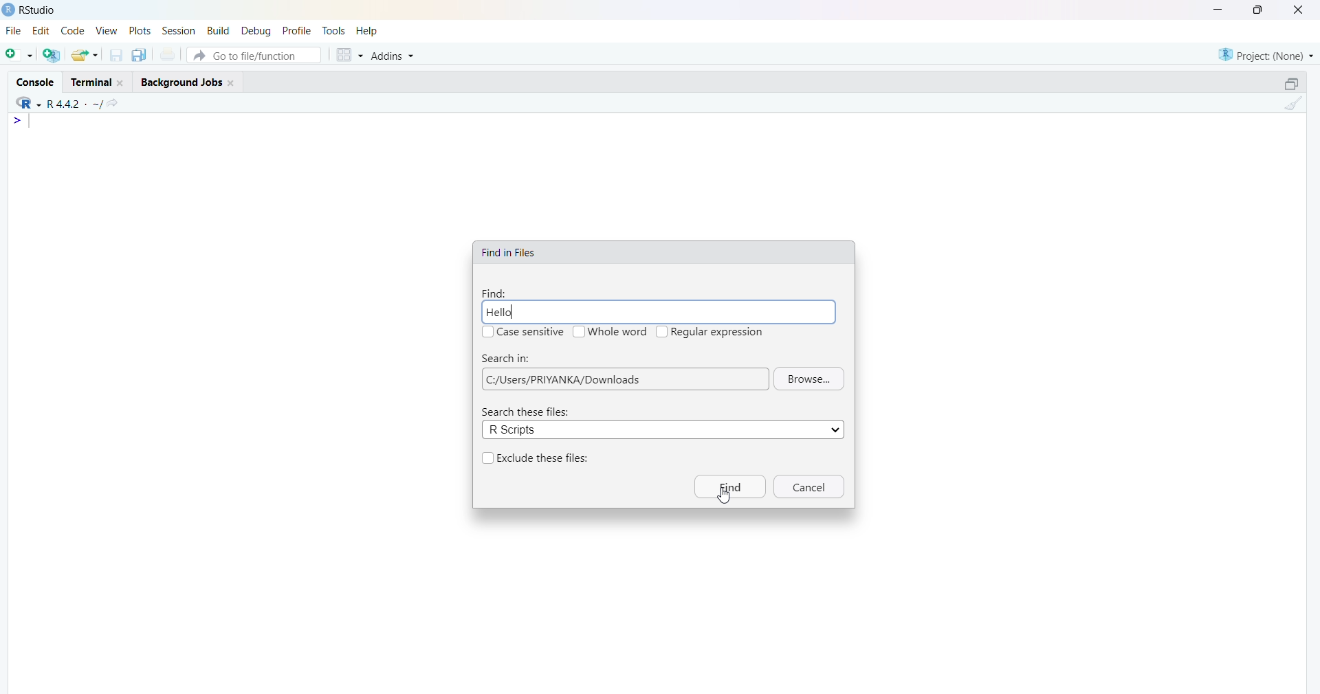  What do you see at coordinates (122, 83) in the screenshot?
I see `close` at bounding box center [122, 83].